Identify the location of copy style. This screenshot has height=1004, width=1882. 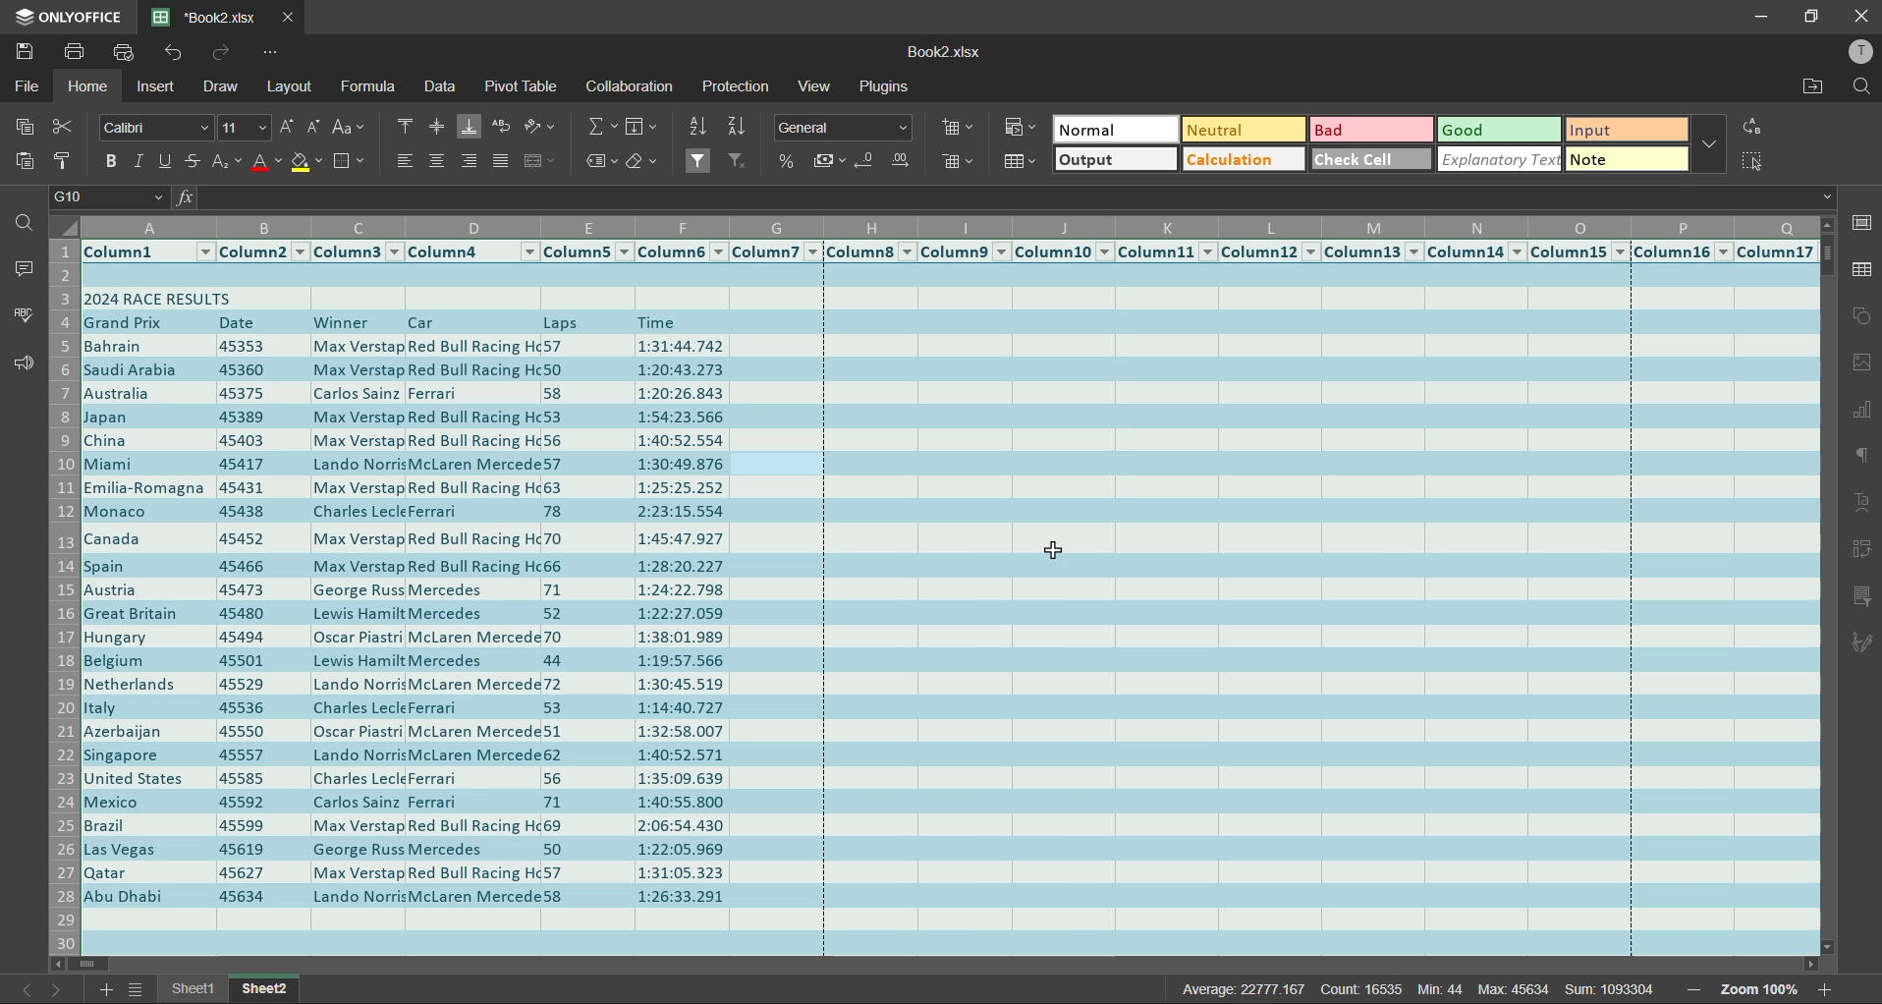
(64, 161).